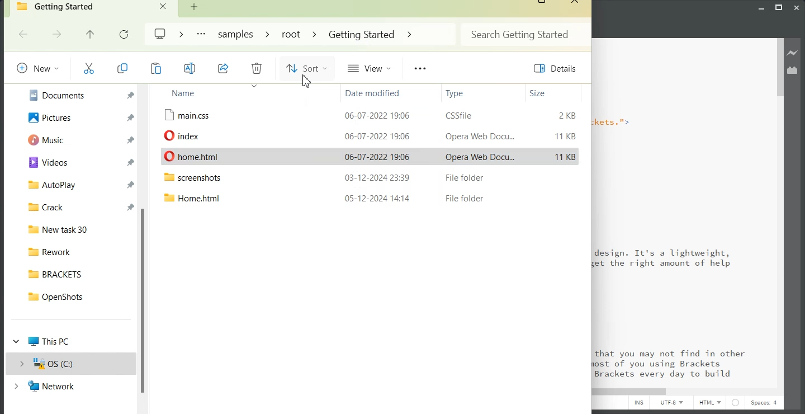  Describe the element at coordinates (765, 404) in the screenshot. I see `Spaces: 4` at that location.